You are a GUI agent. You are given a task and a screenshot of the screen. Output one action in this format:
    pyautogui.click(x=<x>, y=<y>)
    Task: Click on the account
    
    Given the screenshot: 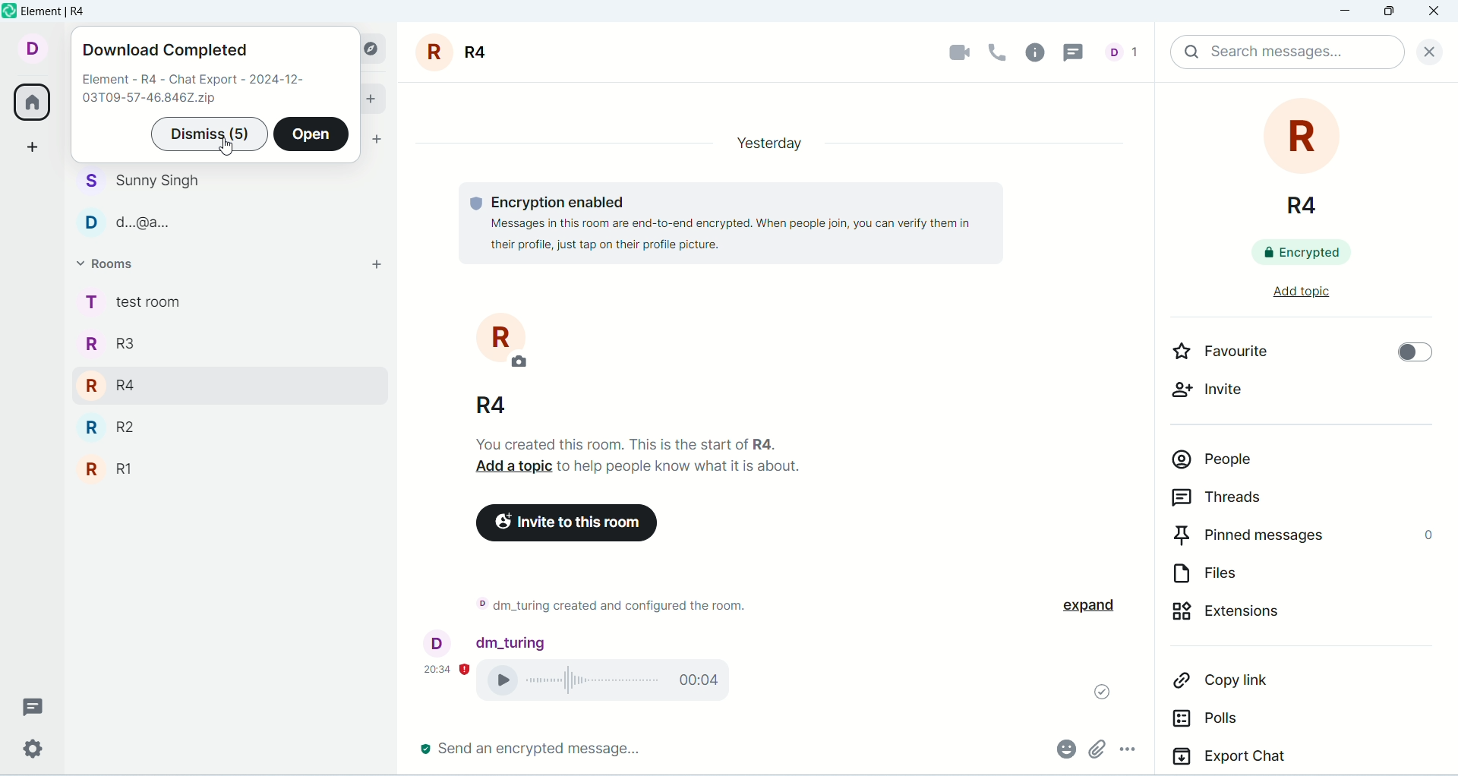 What is the action you would take?
    pyautogui.click(x=487, y=641)
    